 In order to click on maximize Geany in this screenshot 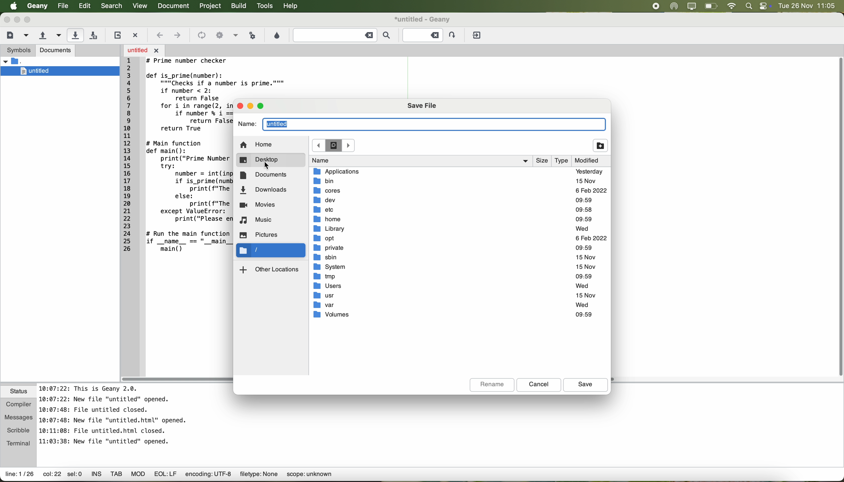, I will do `click(30, 20)`.